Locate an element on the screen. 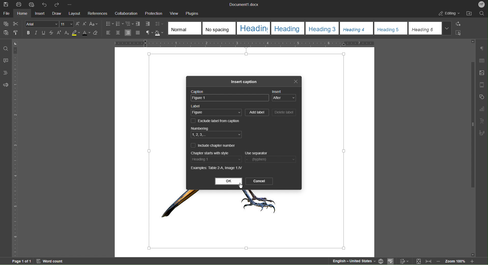  Font Case is located at coordinates (94, 24).